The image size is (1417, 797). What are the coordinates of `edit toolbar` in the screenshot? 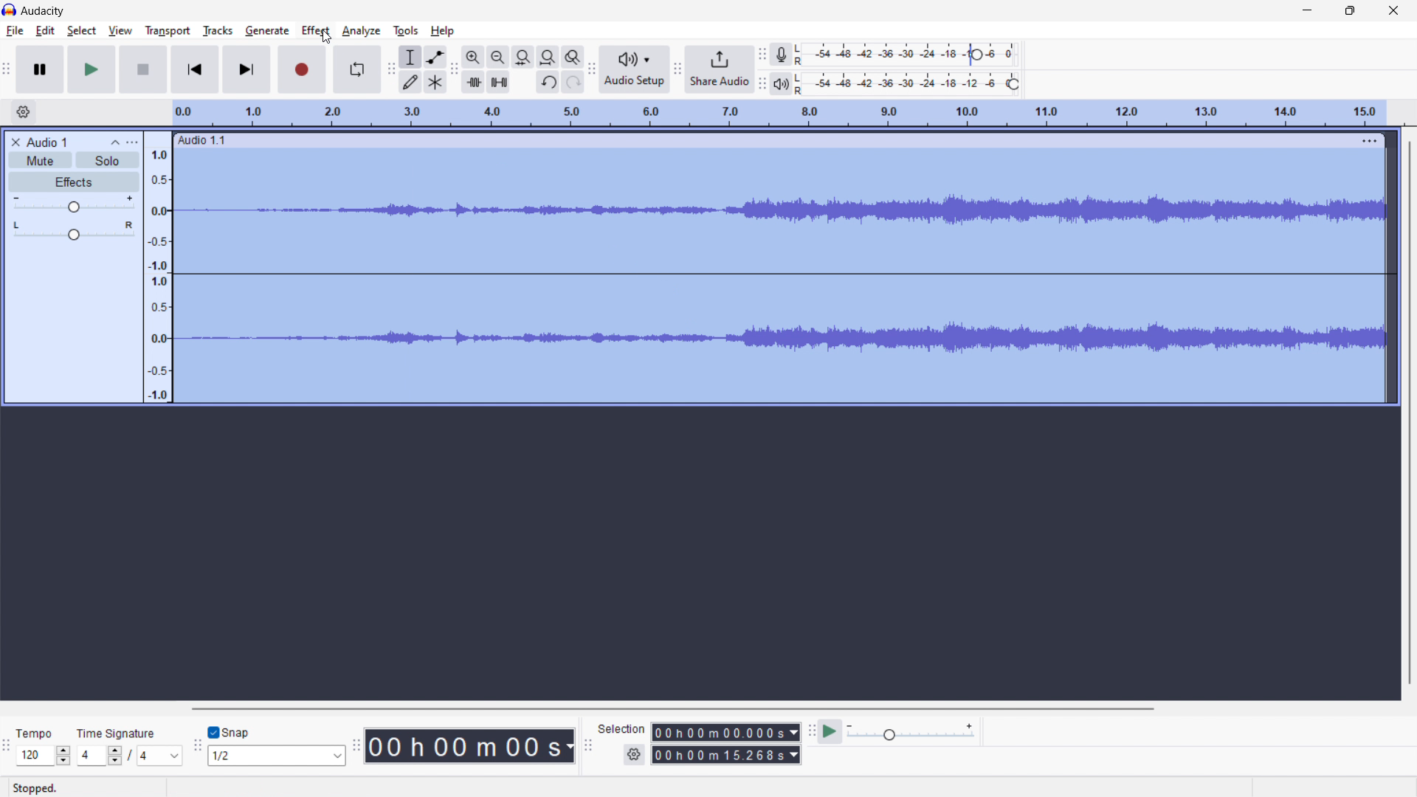 It's located at (454, 69).